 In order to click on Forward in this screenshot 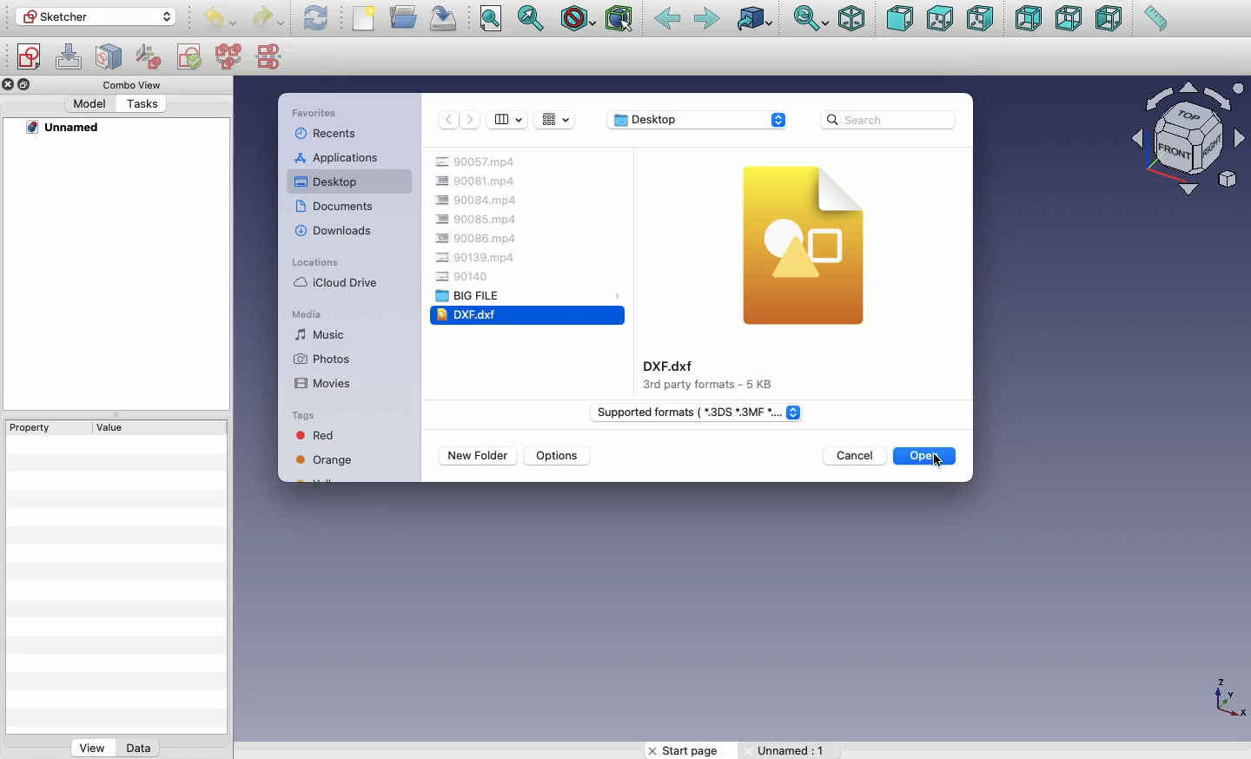, I will do `click(469, 120)`.